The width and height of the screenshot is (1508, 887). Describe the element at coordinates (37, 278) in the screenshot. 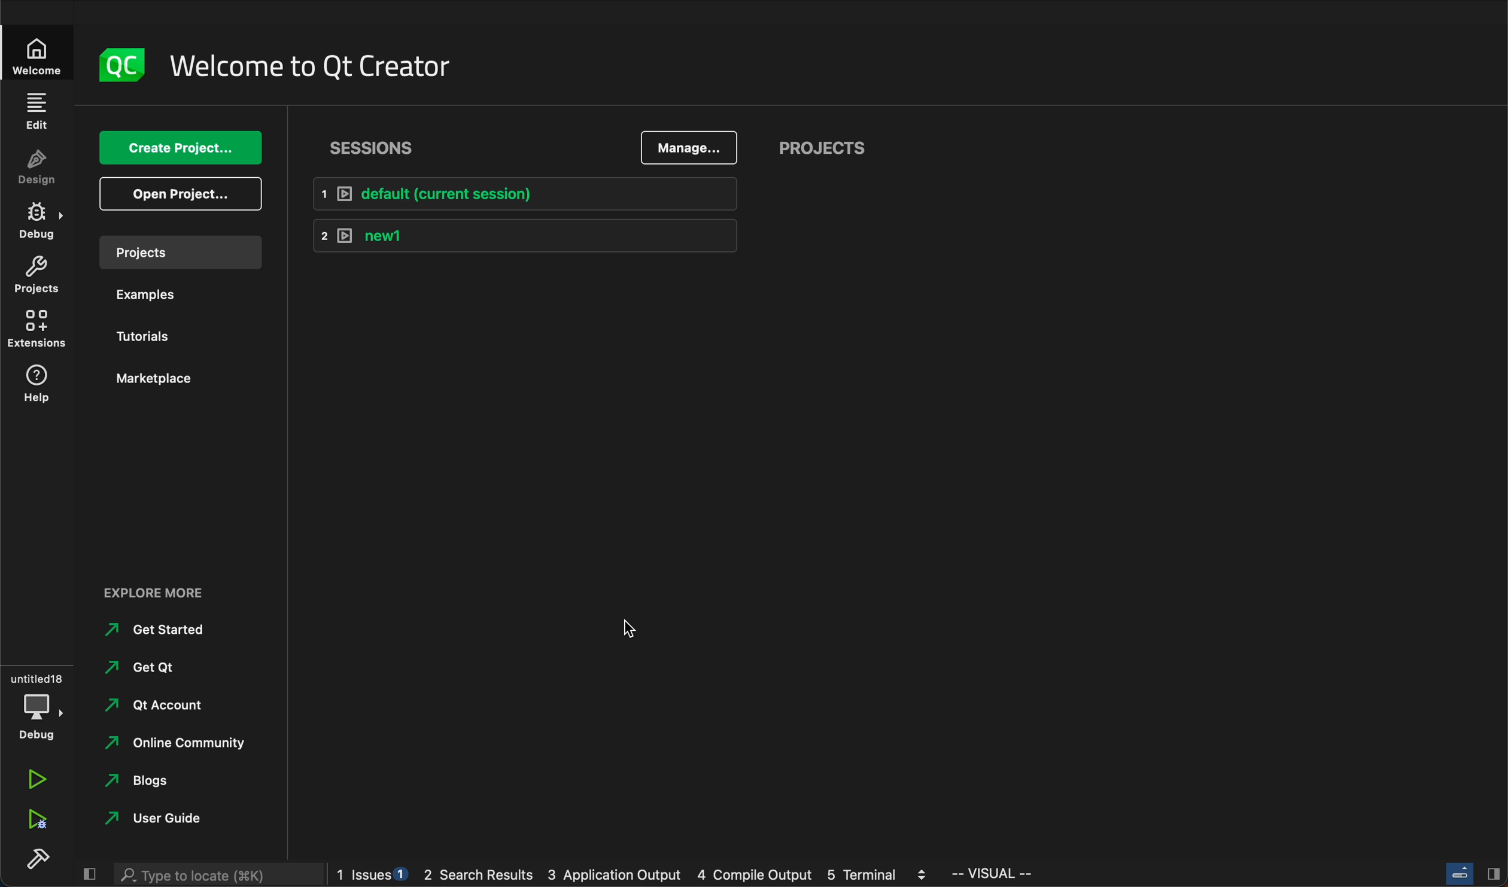

I see `projects` at that location.